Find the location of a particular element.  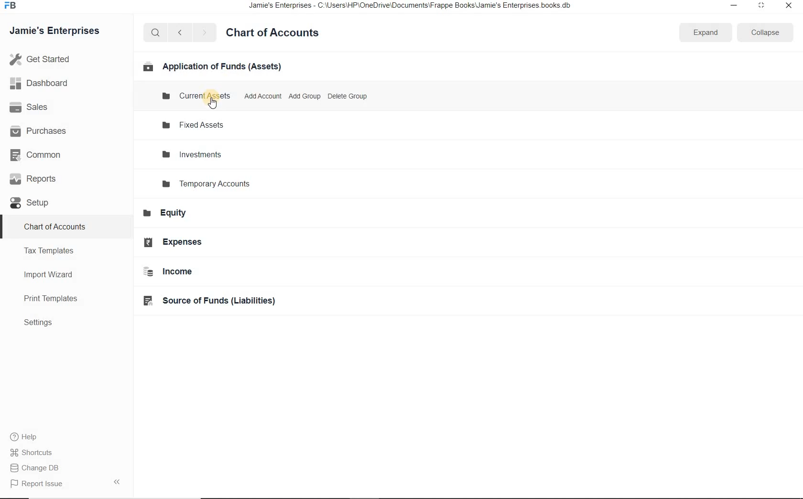

Tax Templates is located at coordinates (53, 250).